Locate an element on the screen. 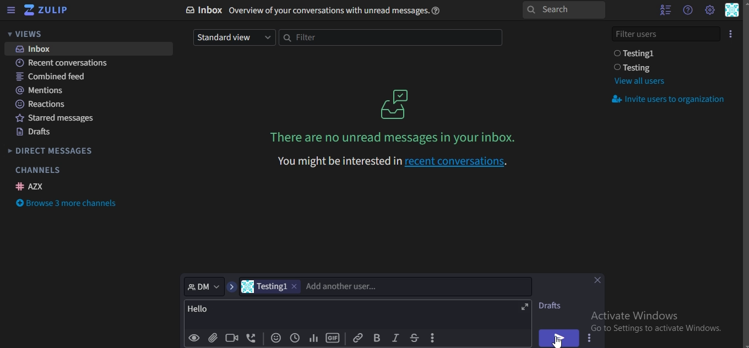  add another user.. is located at coordinates (343, 286).